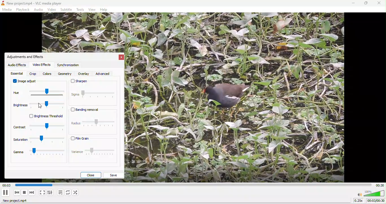  Describe the element at coordinates (370, 193) in the screenshot. I see `speakers` at that location.